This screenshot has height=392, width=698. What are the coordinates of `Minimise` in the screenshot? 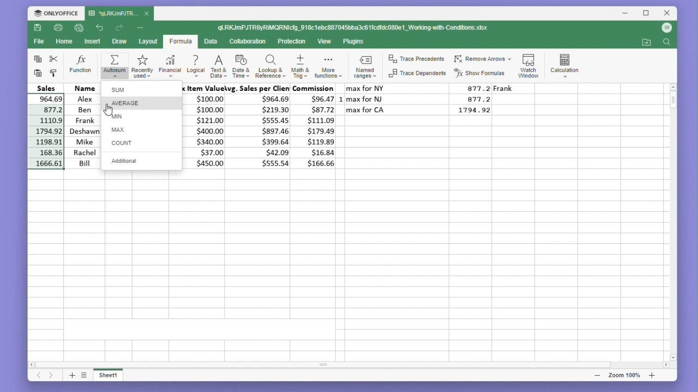 It's located at (625, 14).